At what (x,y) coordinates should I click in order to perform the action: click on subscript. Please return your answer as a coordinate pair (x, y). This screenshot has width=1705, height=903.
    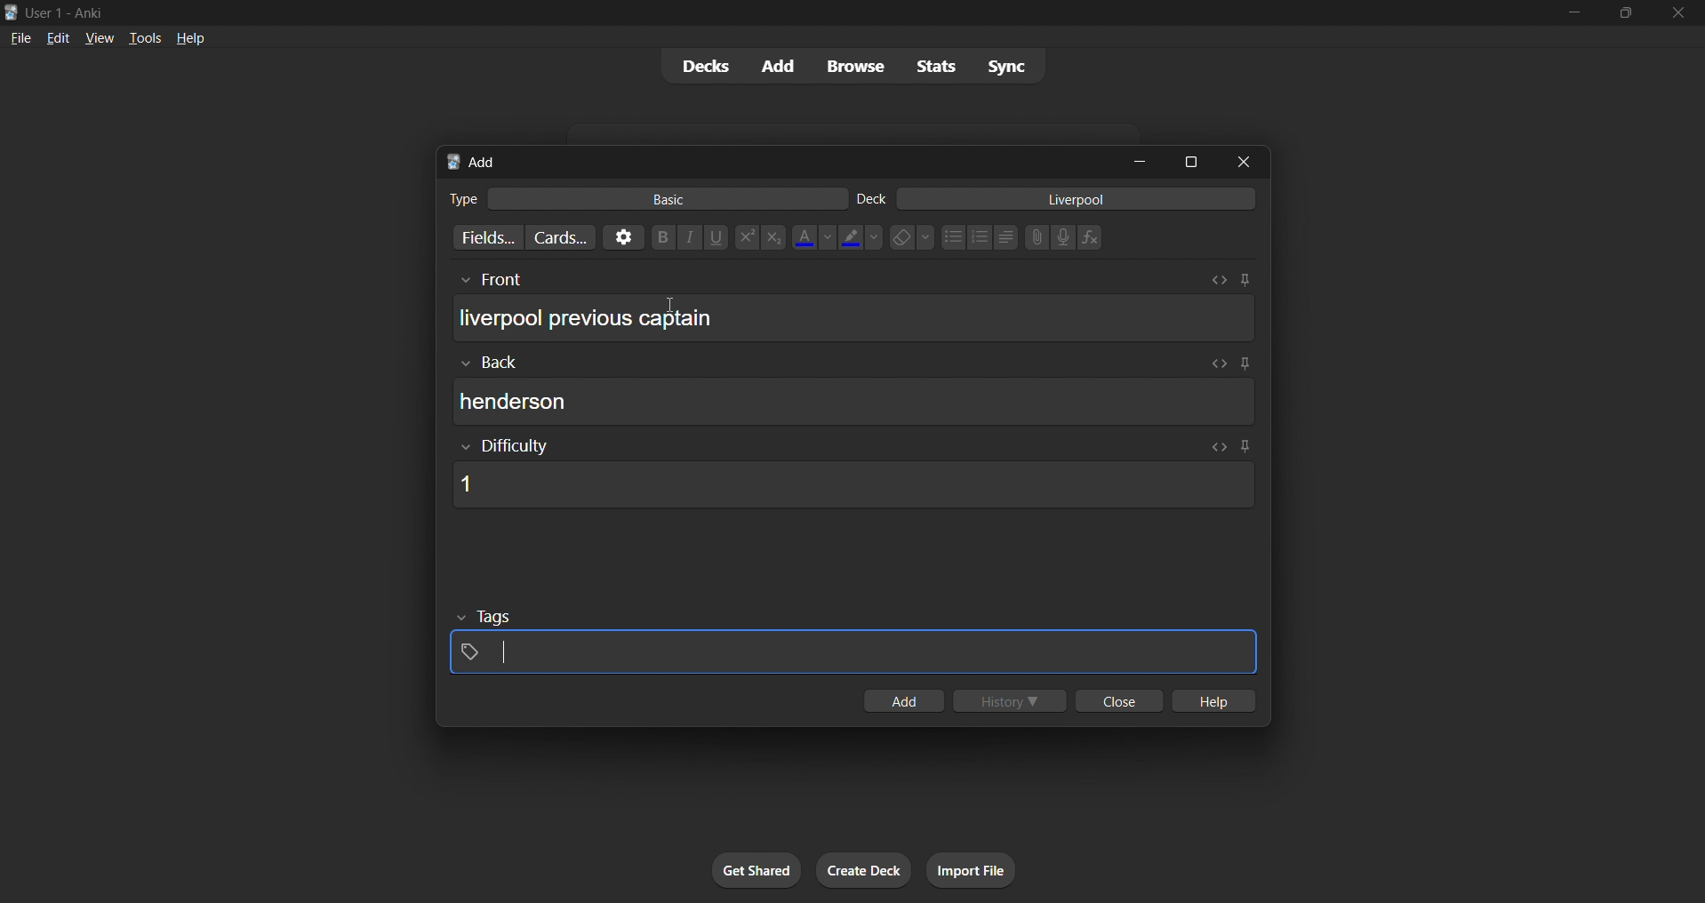
    Looking at the image, I should click on (772, 236).